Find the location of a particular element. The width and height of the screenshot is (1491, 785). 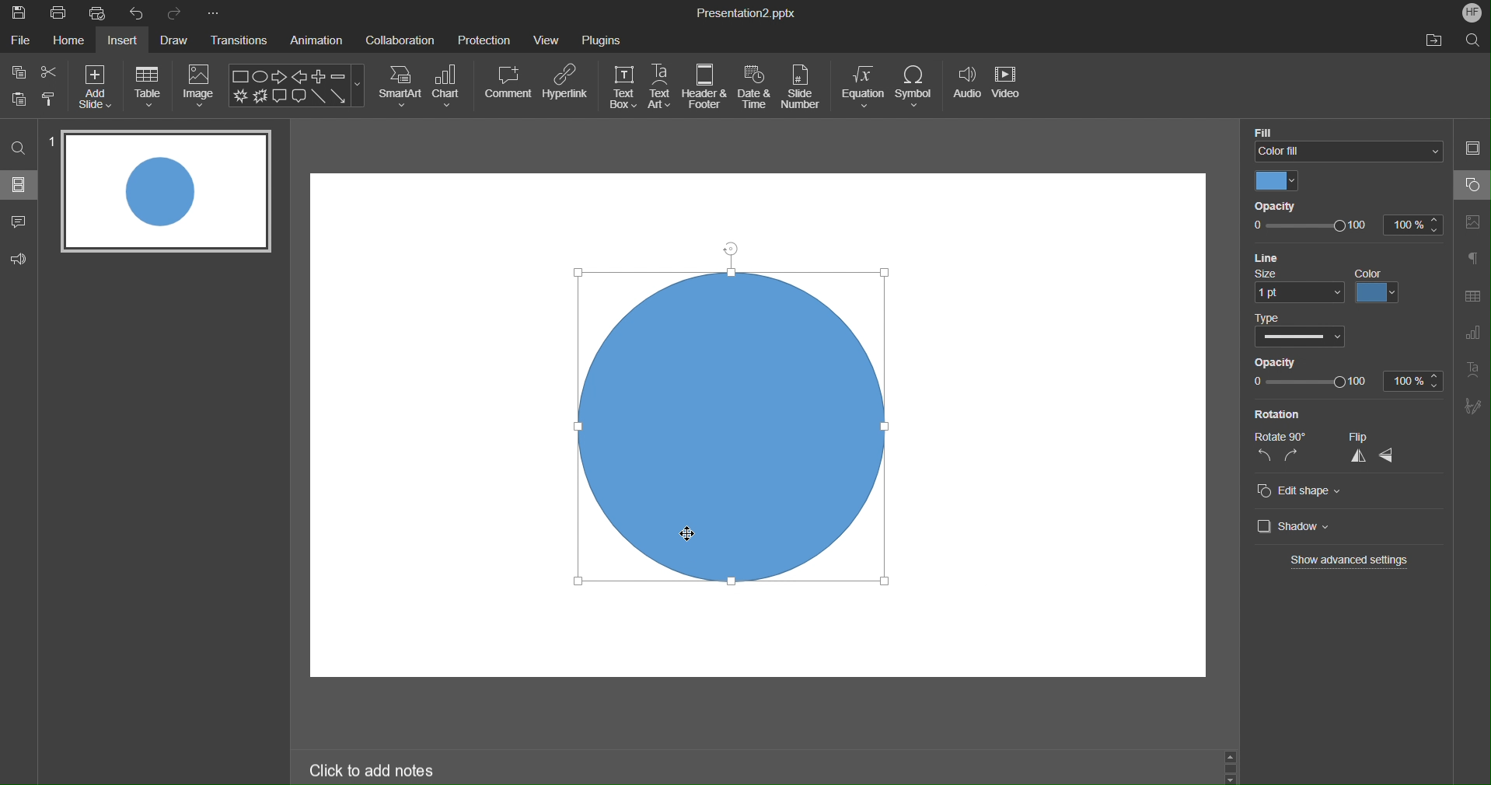

Redo is located at coordinates (176, 13).